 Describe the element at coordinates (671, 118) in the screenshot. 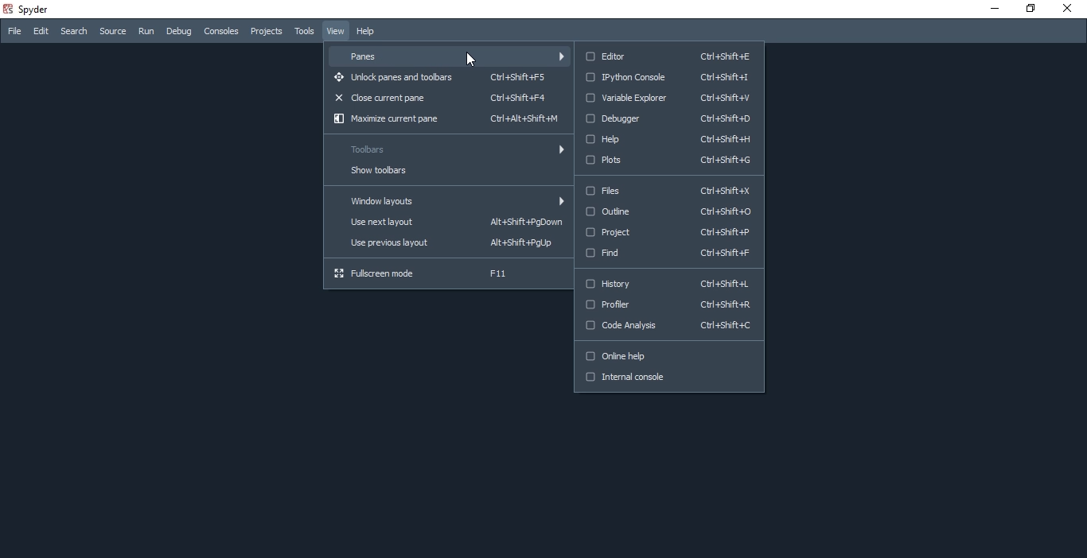

I see `Debugger` at that location.